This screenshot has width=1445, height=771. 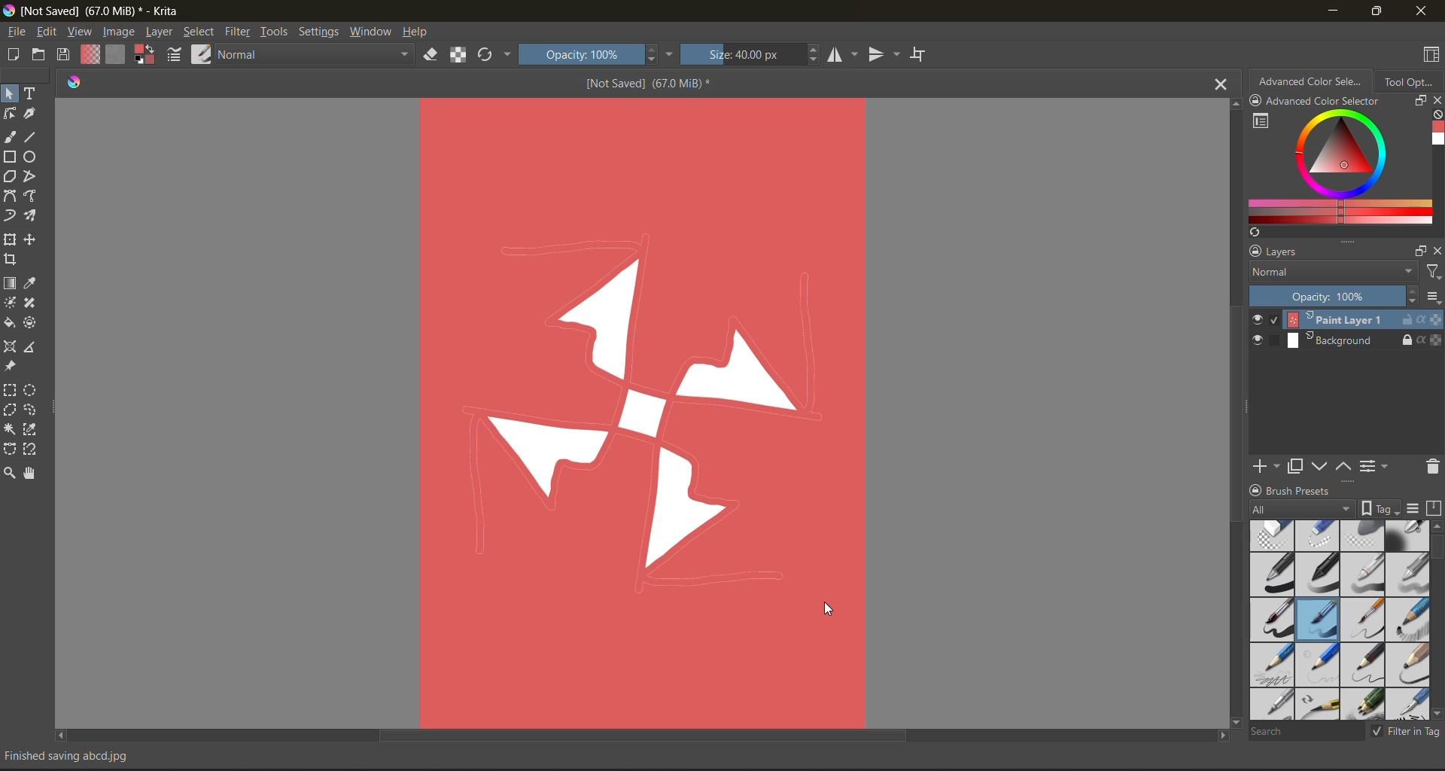 I want to click on opacity, so click(x=592, y=55).